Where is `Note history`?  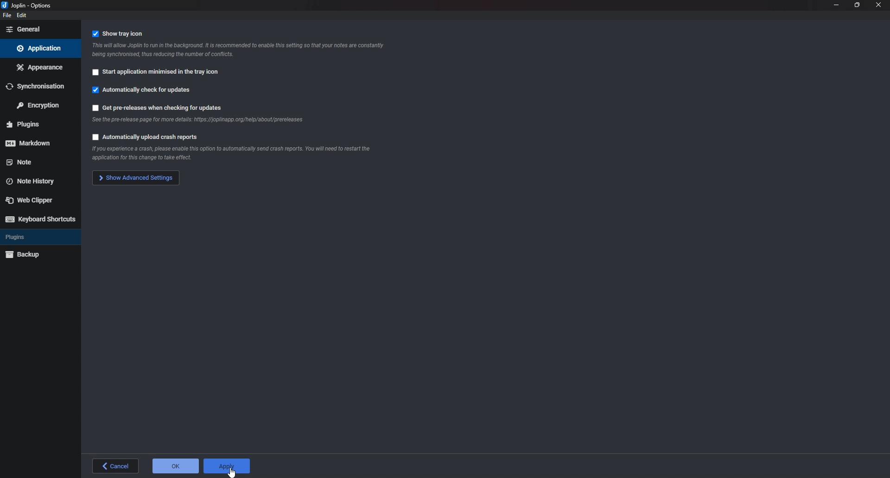 Note history is located at coordinates (35, 182).